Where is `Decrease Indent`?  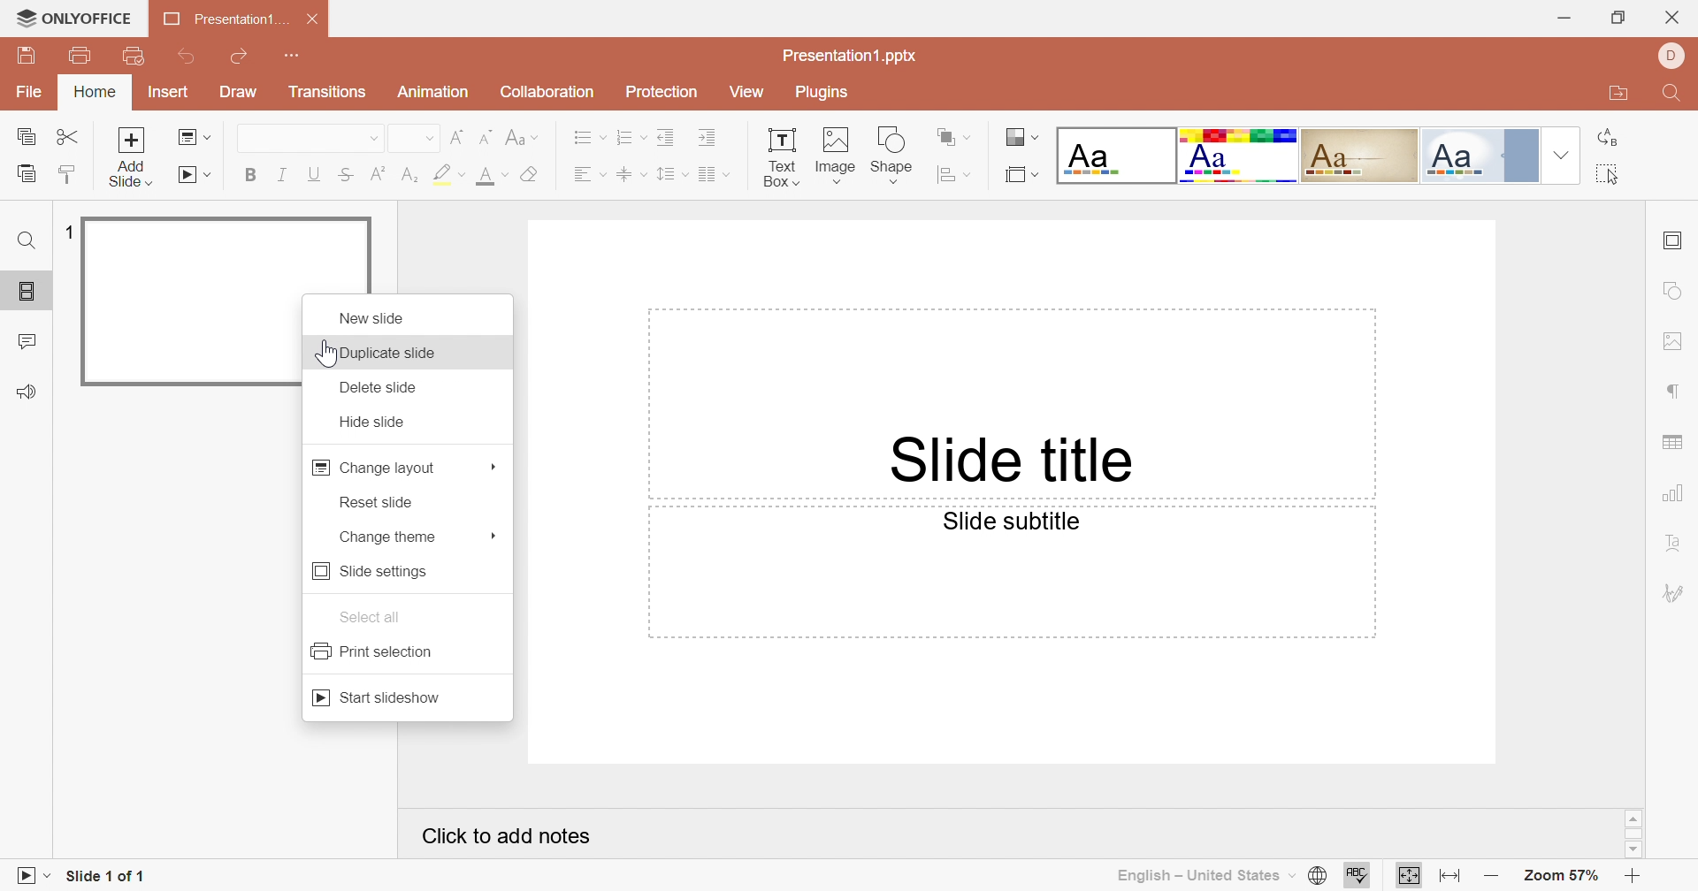 Decrease Indent is located at coordinates (663, 135).